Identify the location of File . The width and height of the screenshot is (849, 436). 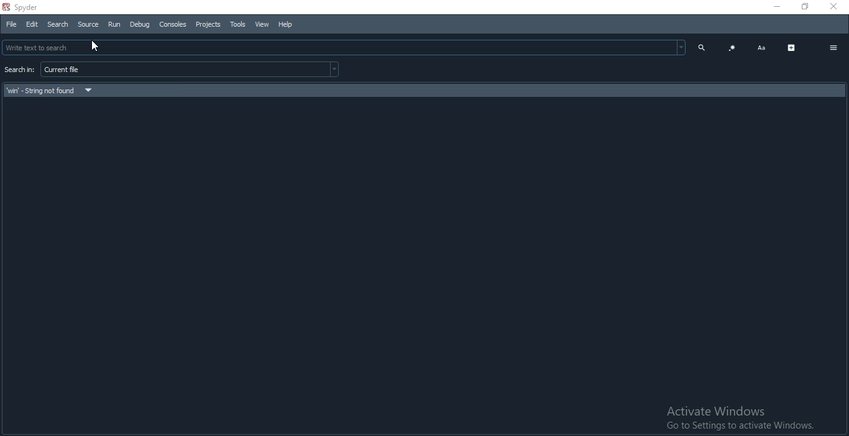
(12, 25).